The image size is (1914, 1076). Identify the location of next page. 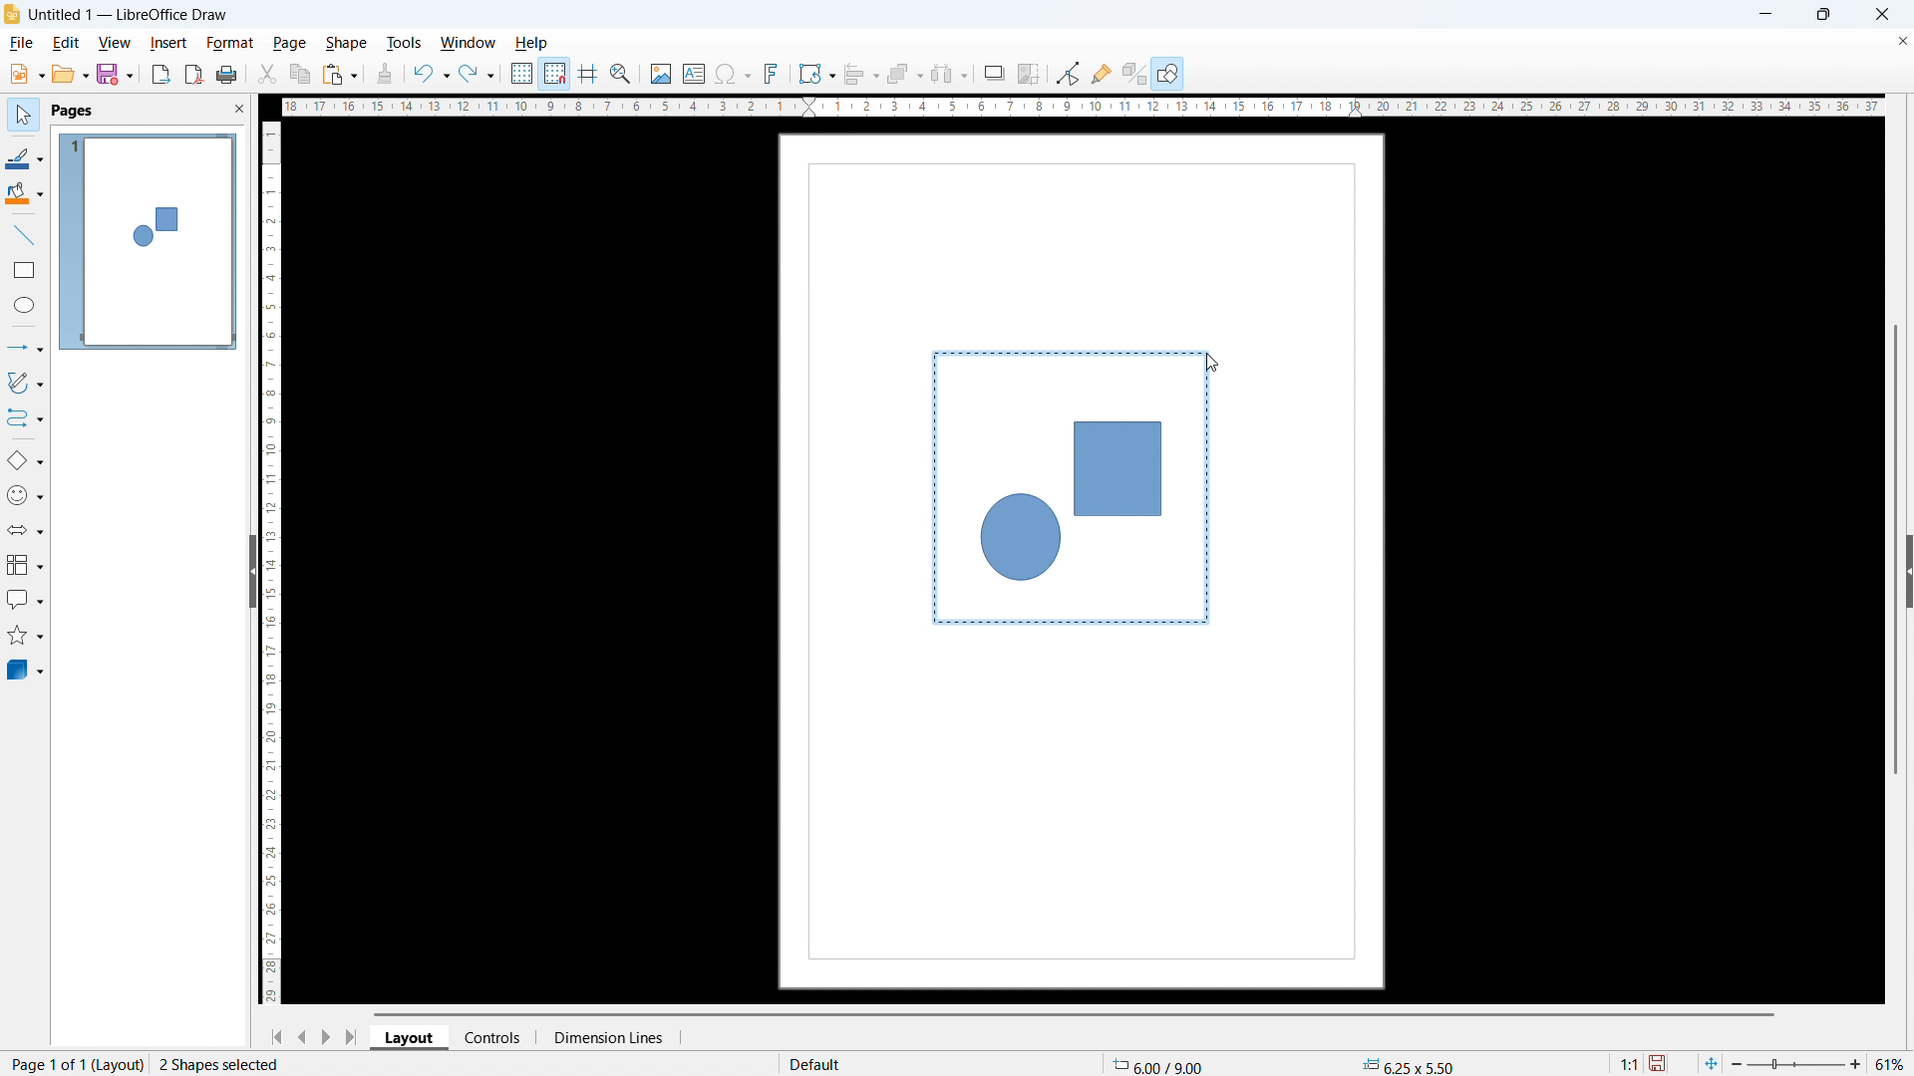
(328, 1036).